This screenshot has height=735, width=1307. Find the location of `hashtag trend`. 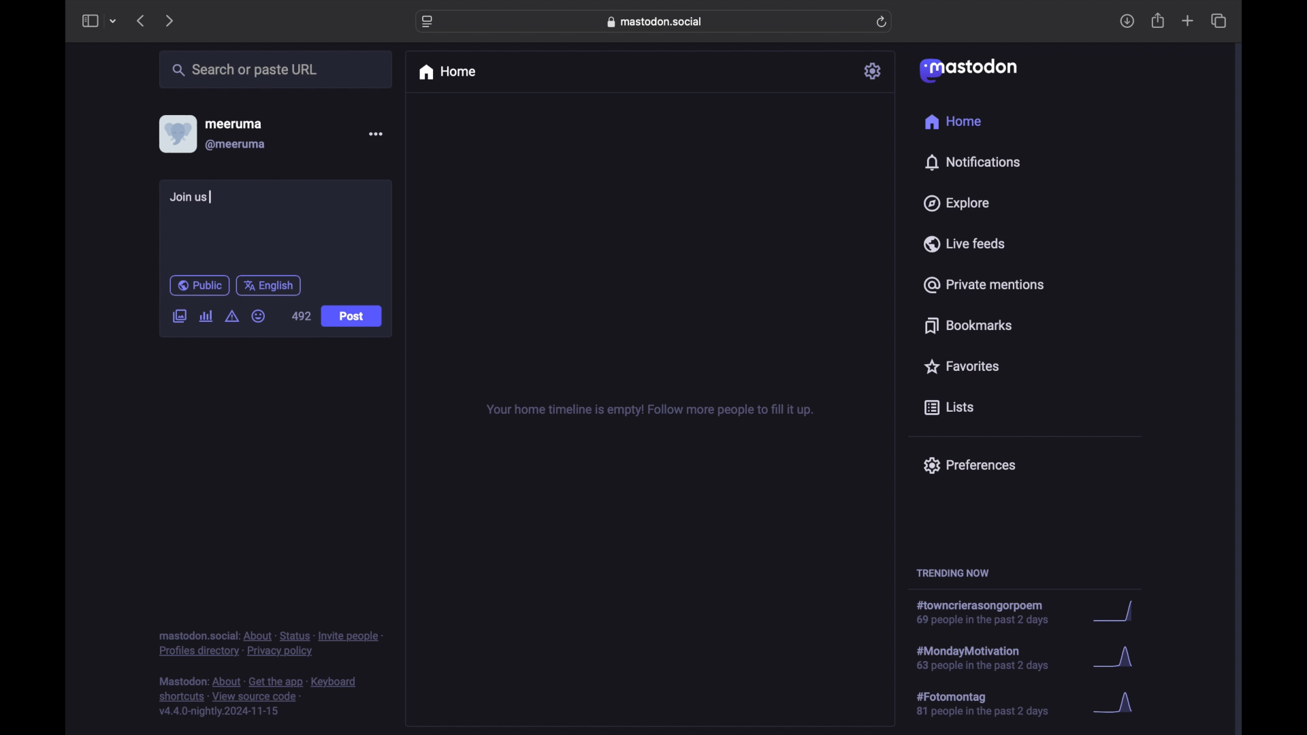

hashtag trend is located at coordinates (992, 657).